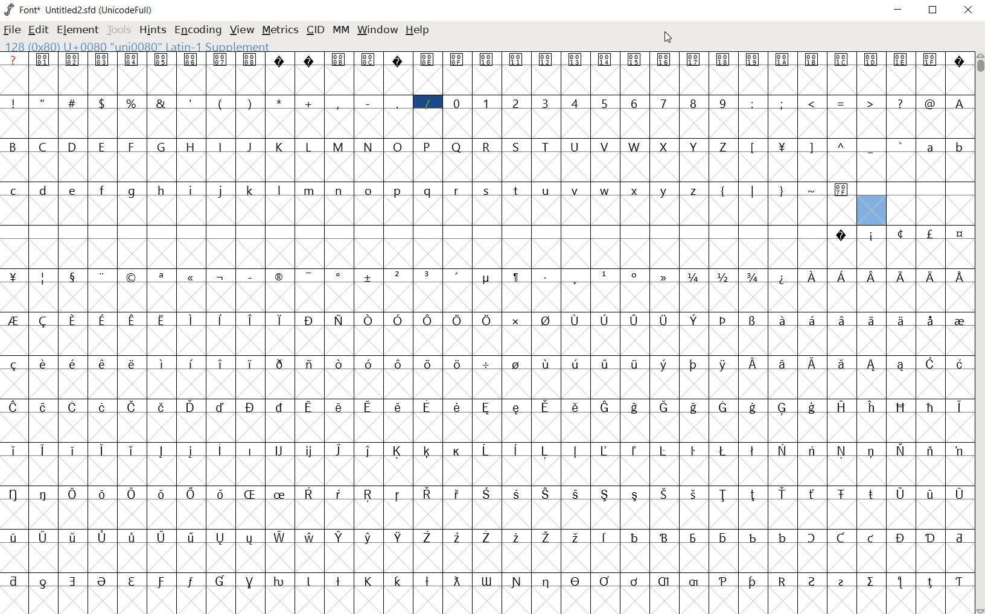 This screenshot has height=614, width=985. I want to click on glyph, so click(841, 276).